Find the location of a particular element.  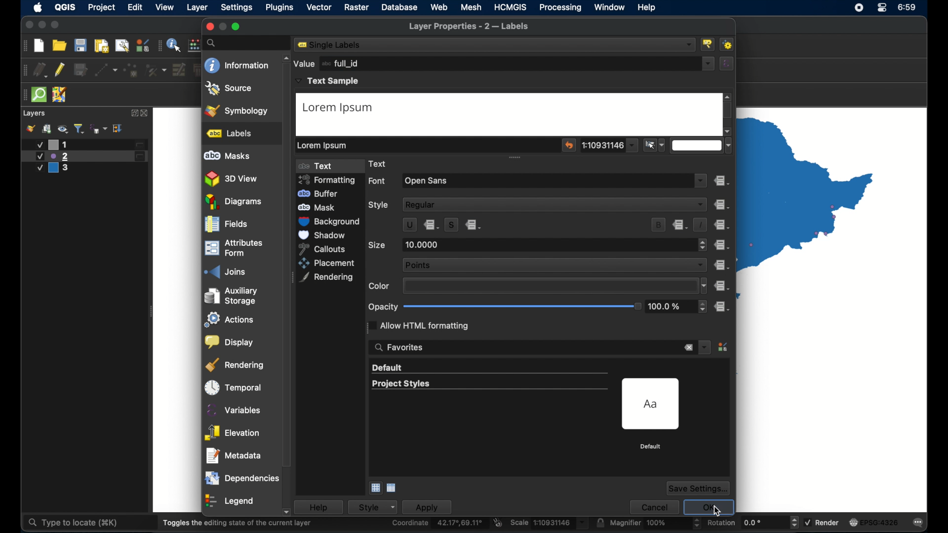

default is located at coordinates (651, 447).